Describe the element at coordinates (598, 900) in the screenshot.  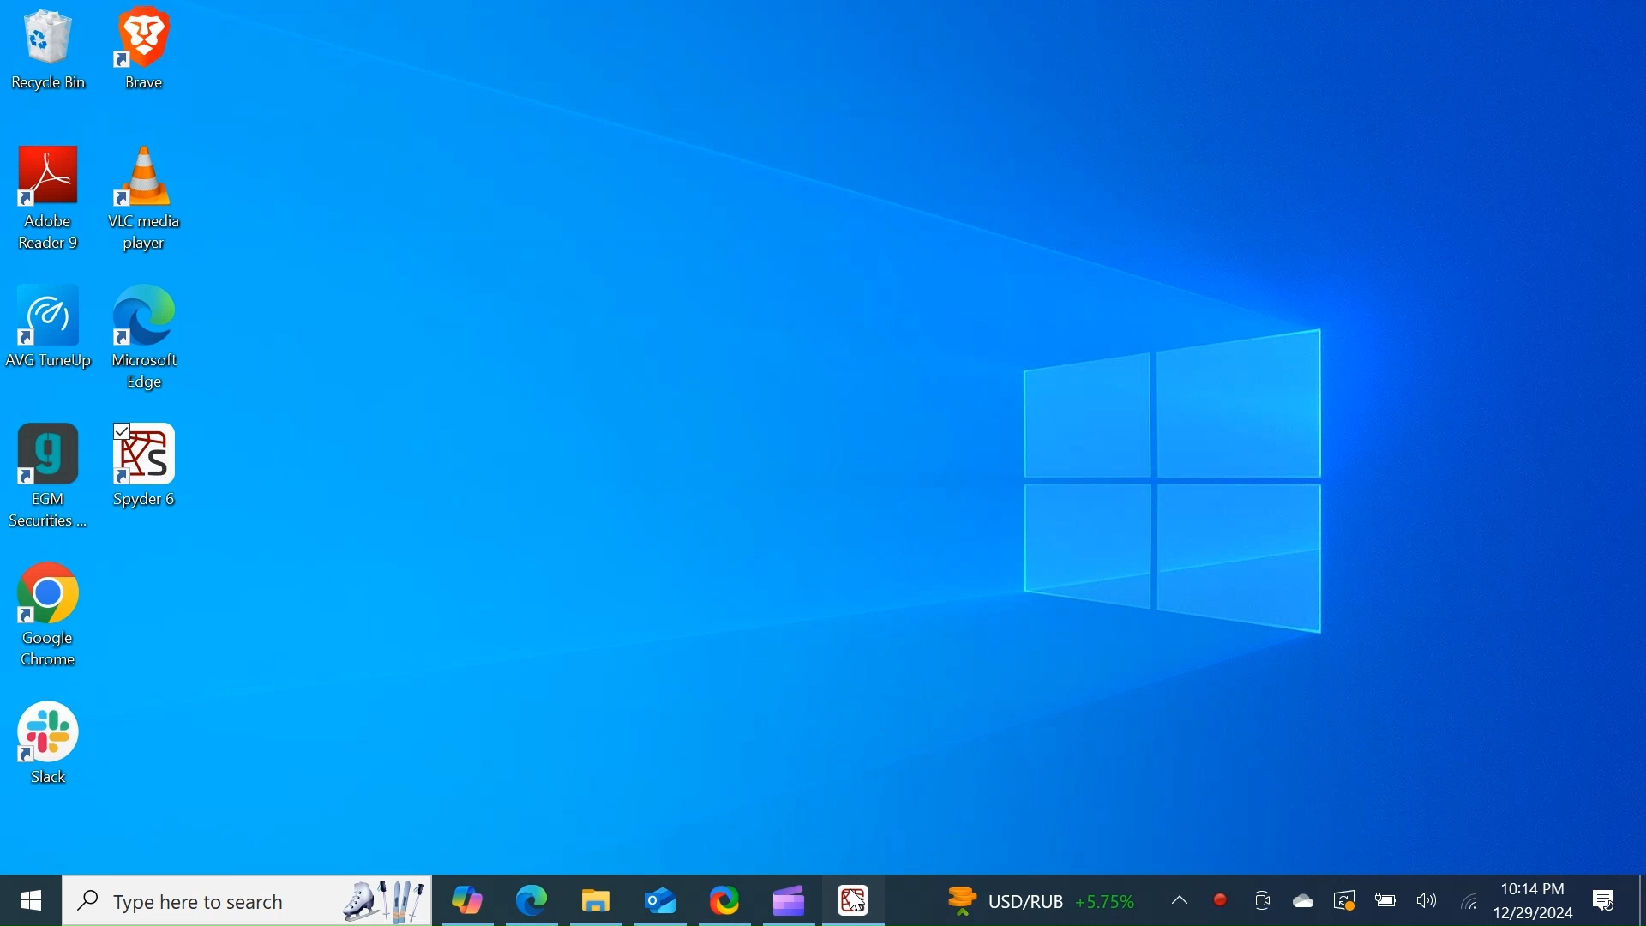
I see `File Explorer` at that location.